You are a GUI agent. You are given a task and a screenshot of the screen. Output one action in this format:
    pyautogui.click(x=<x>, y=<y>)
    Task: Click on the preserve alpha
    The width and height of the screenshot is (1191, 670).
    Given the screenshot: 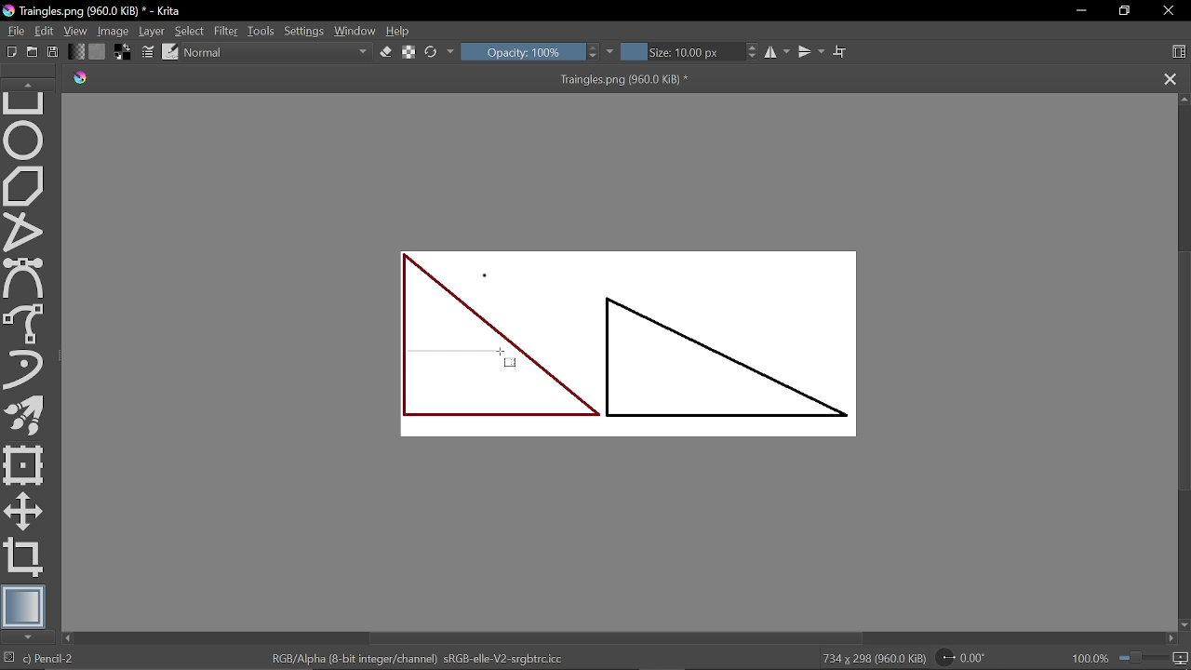 What is the action you would take?
    pyautogui.click(x=409, y=54)
    